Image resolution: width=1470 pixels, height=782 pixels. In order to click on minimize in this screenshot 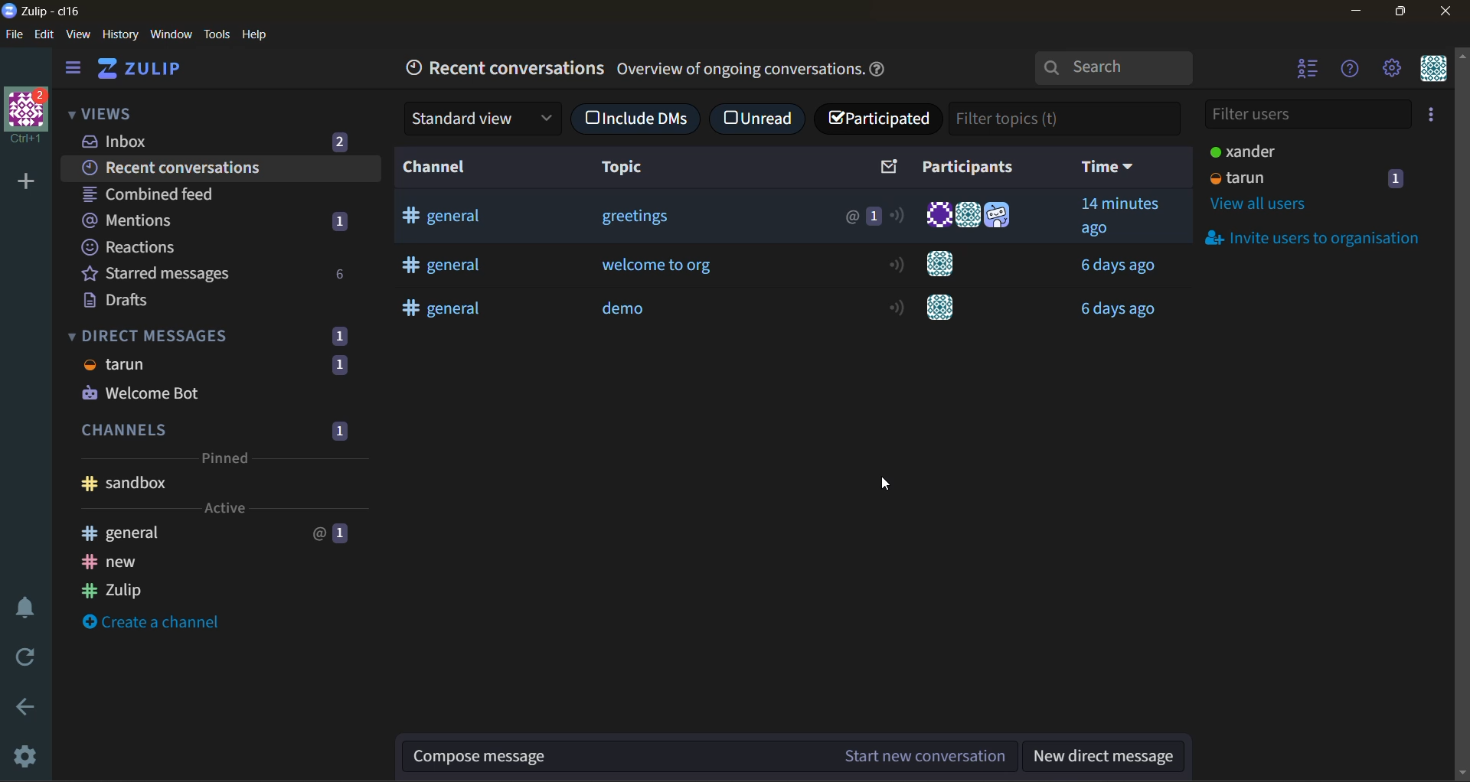, I will do `click(1364, 15)`.